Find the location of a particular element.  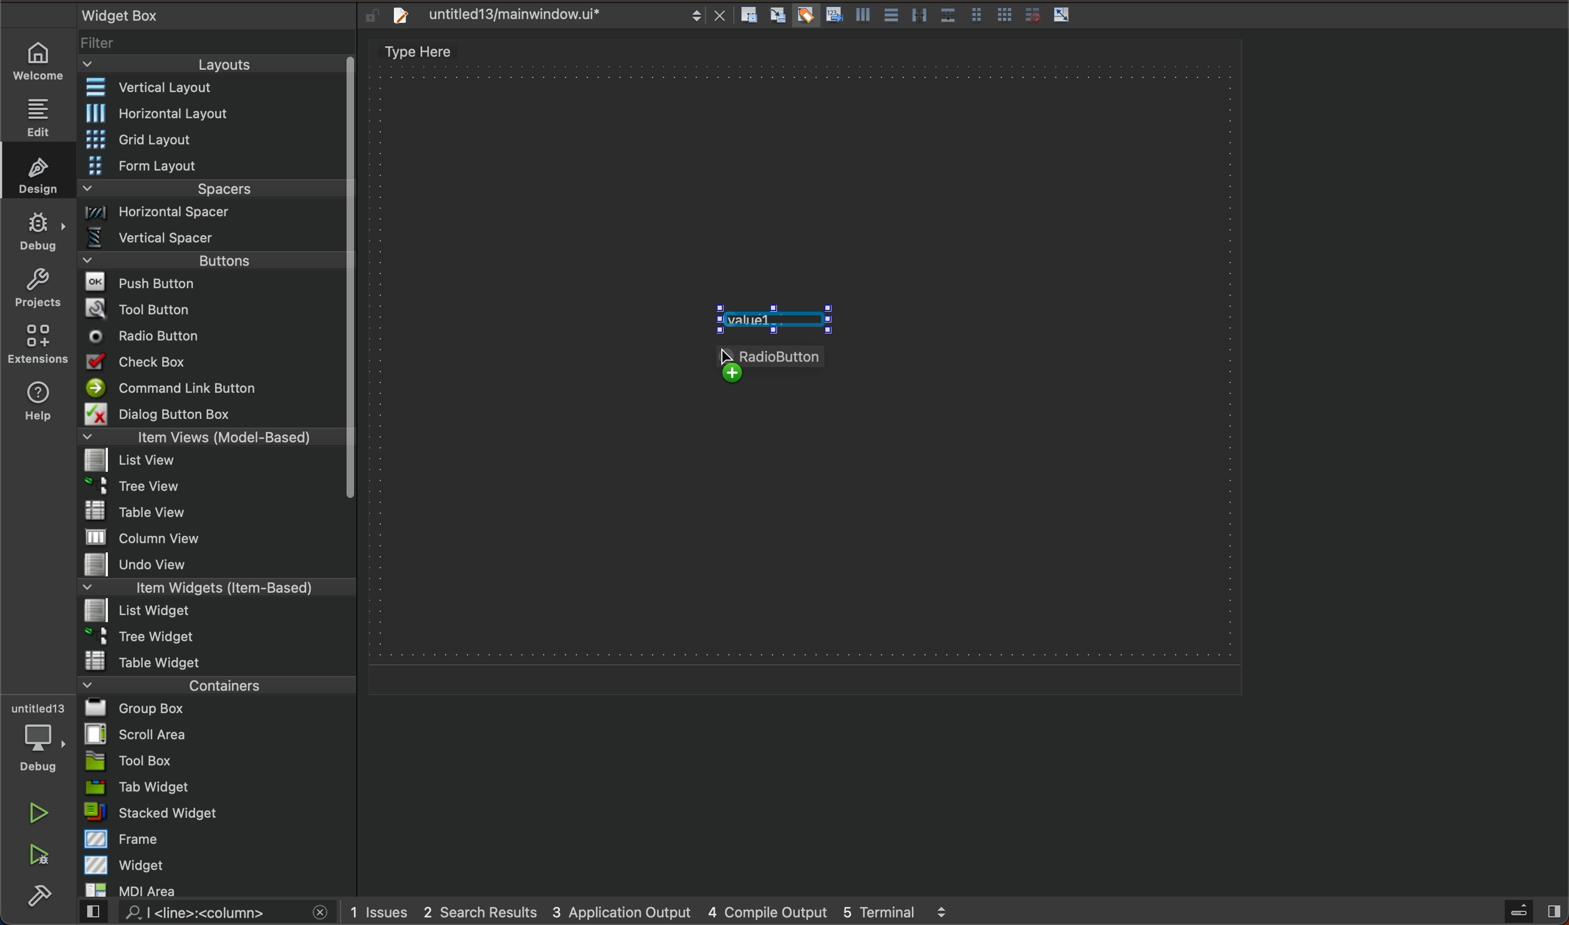

file tab is located at coordinates (555, 16).